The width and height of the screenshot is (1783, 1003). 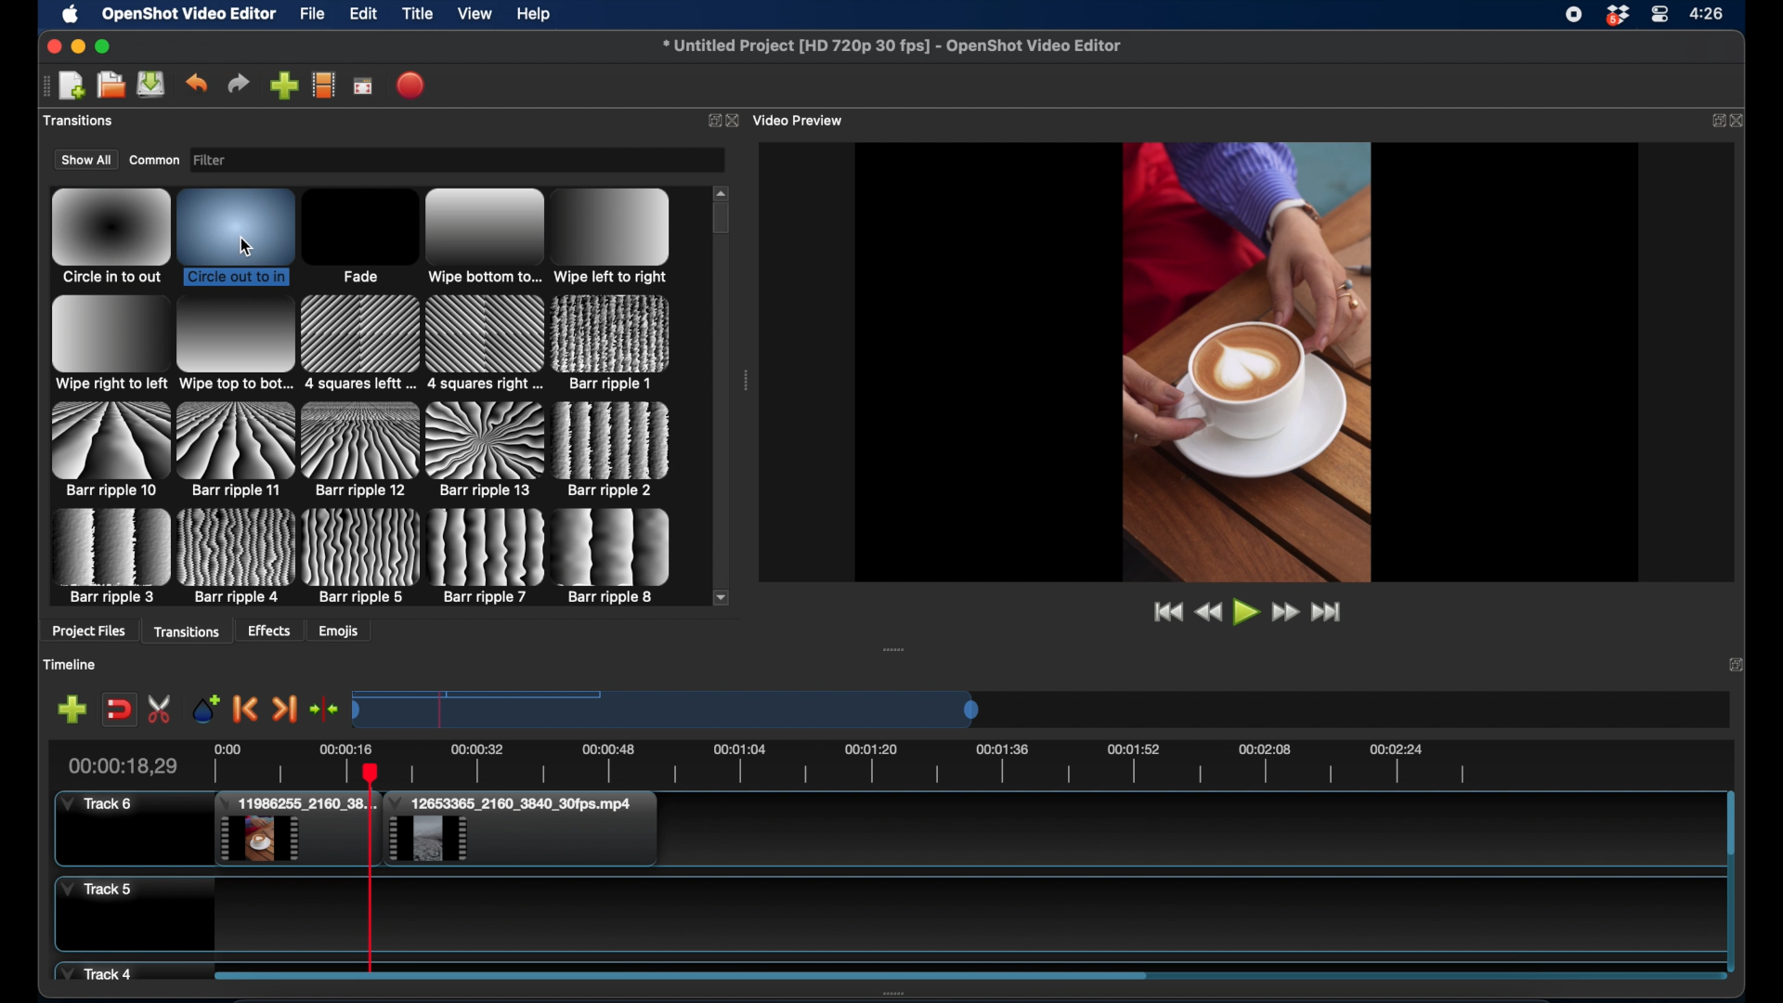 What do you see at coordinates (1284, 612) in the screenshot?
I see `fast forward` at bounding box center [1284, 612].